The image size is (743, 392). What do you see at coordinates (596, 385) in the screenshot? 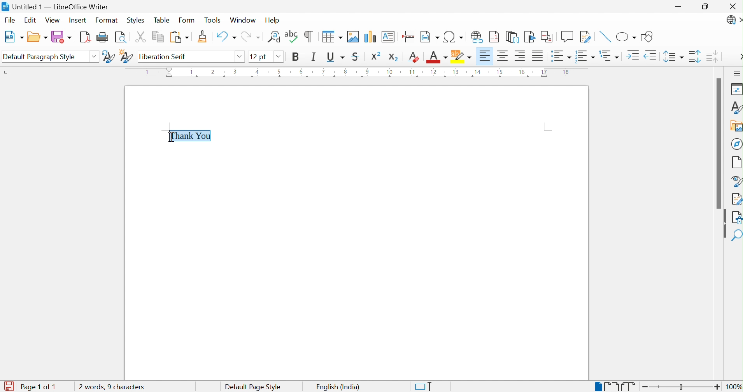
I see `Single-page View` at bounding box center [596, 385].